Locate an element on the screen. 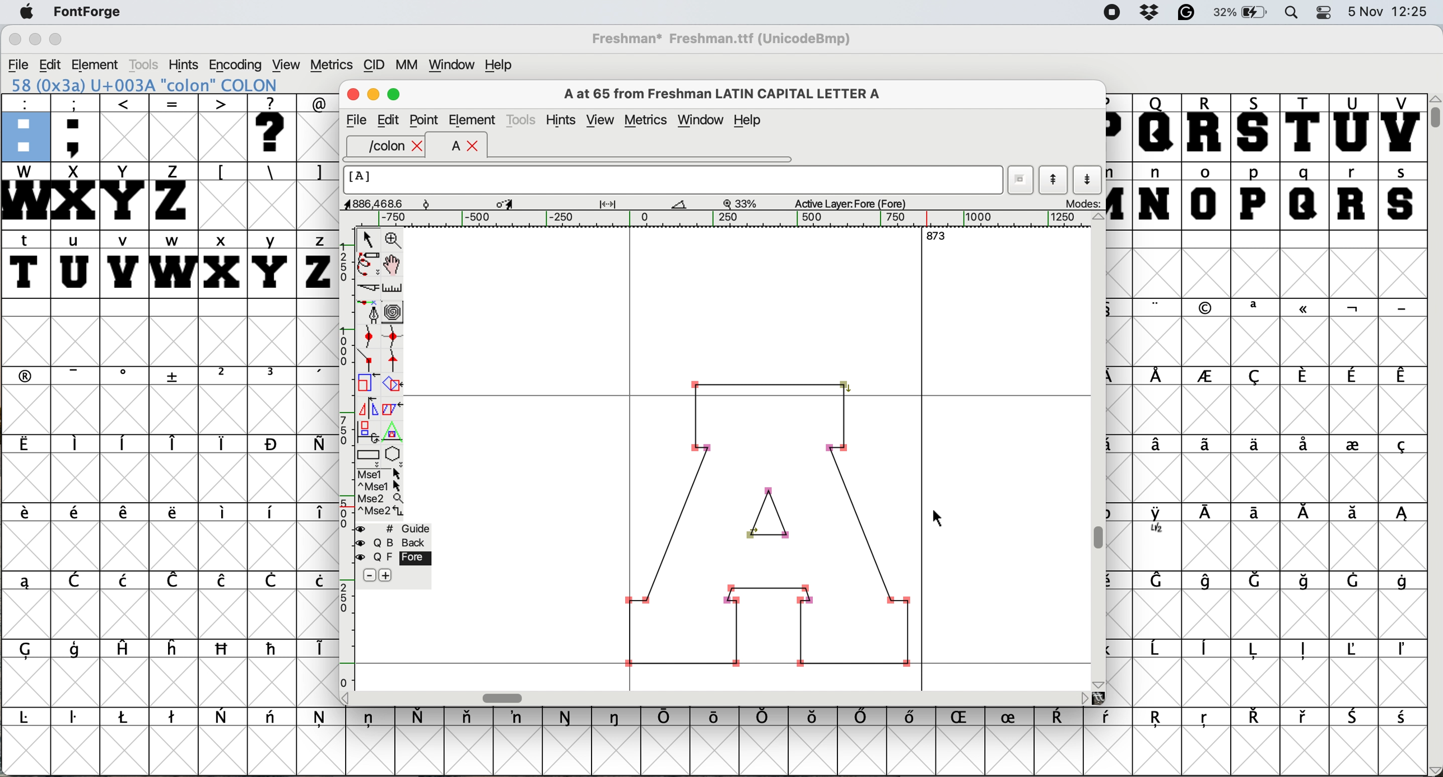 The width and height of the screenshot is (1443, 777). symbol is located at coordinates (1352, 580).